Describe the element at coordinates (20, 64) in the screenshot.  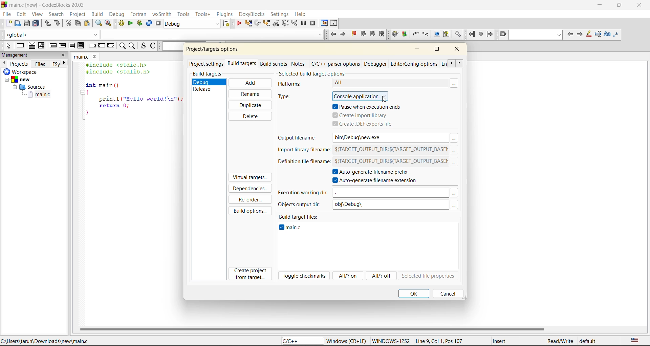
I see `projects` at that location.